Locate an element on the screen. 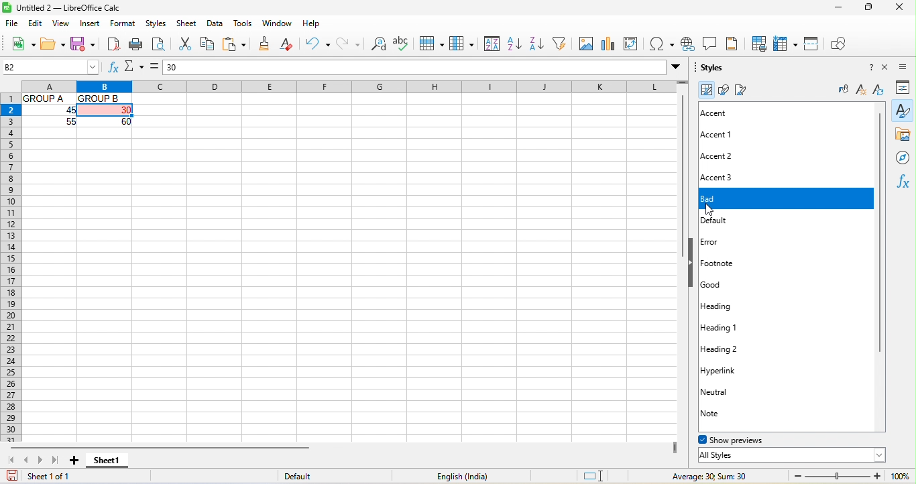 This screenshot has height=484, width=916. close is located at coordinates (889, 68).